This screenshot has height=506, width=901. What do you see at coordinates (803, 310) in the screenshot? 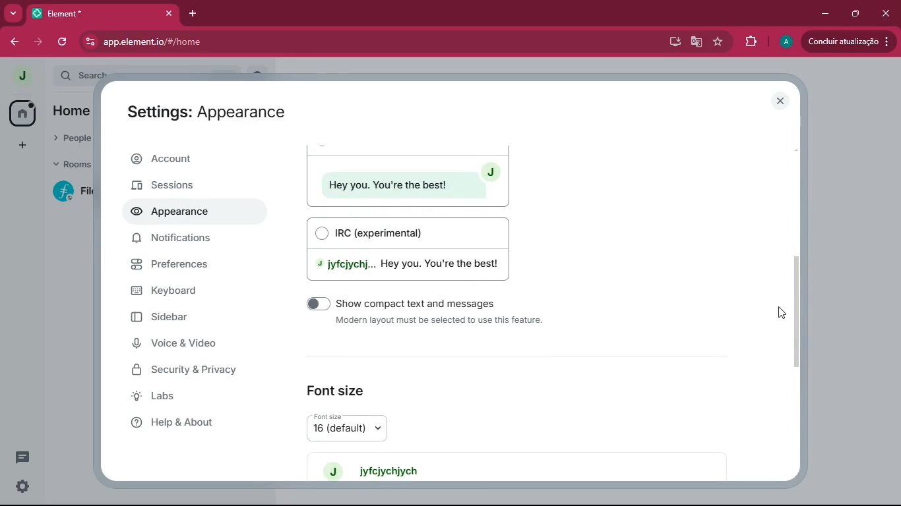
I see `scroll bar` at bounding box center [803, 310].